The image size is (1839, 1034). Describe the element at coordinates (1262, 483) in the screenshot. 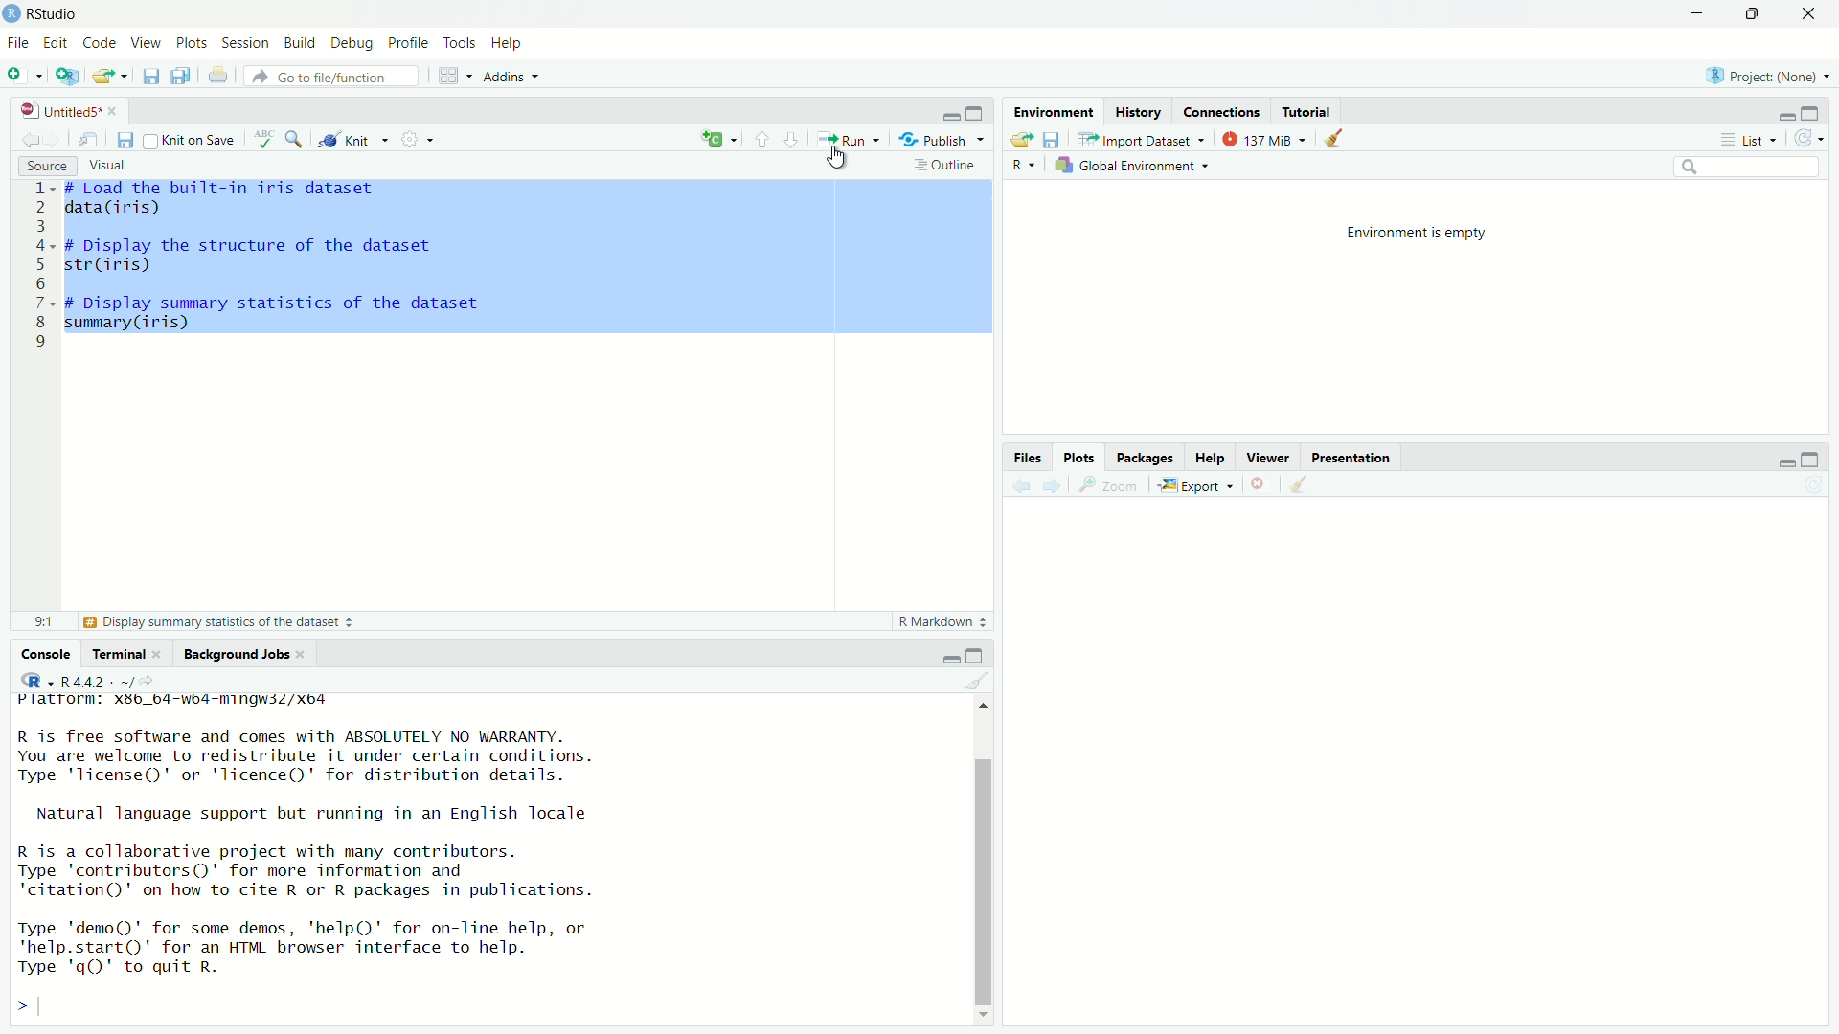

I see `Remove selected` at that location.